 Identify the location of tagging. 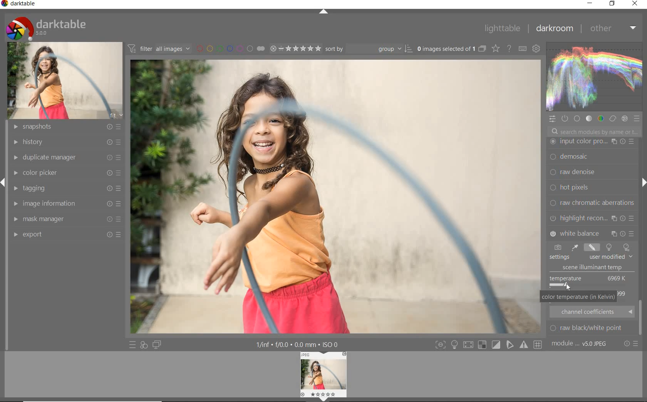
(66, 189).